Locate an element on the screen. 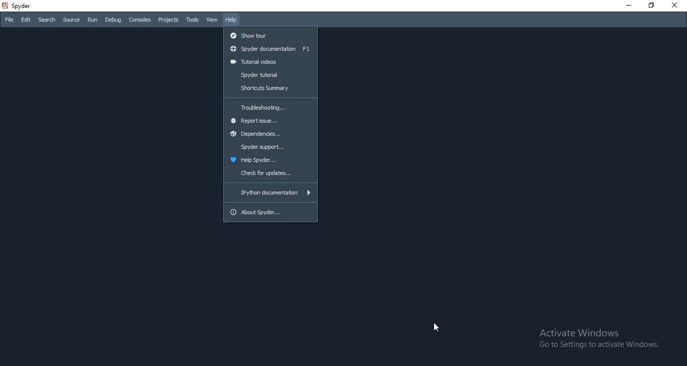 The image size is (687, 366). Minimise is located at coordinates (629, 6).